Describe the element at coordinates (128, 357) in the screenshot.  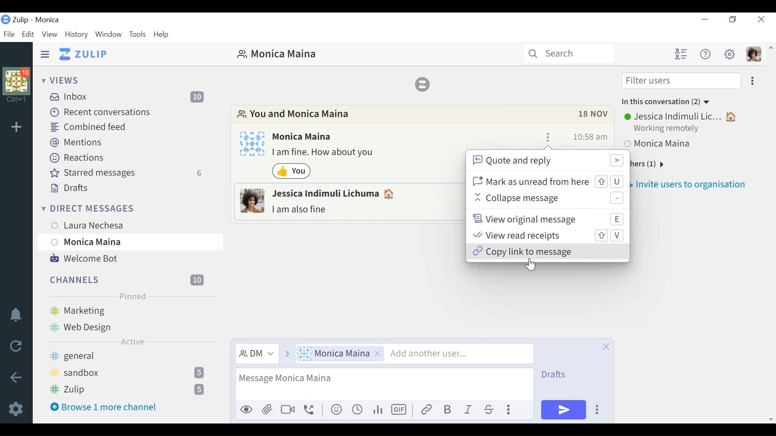
I see `general` at that location.